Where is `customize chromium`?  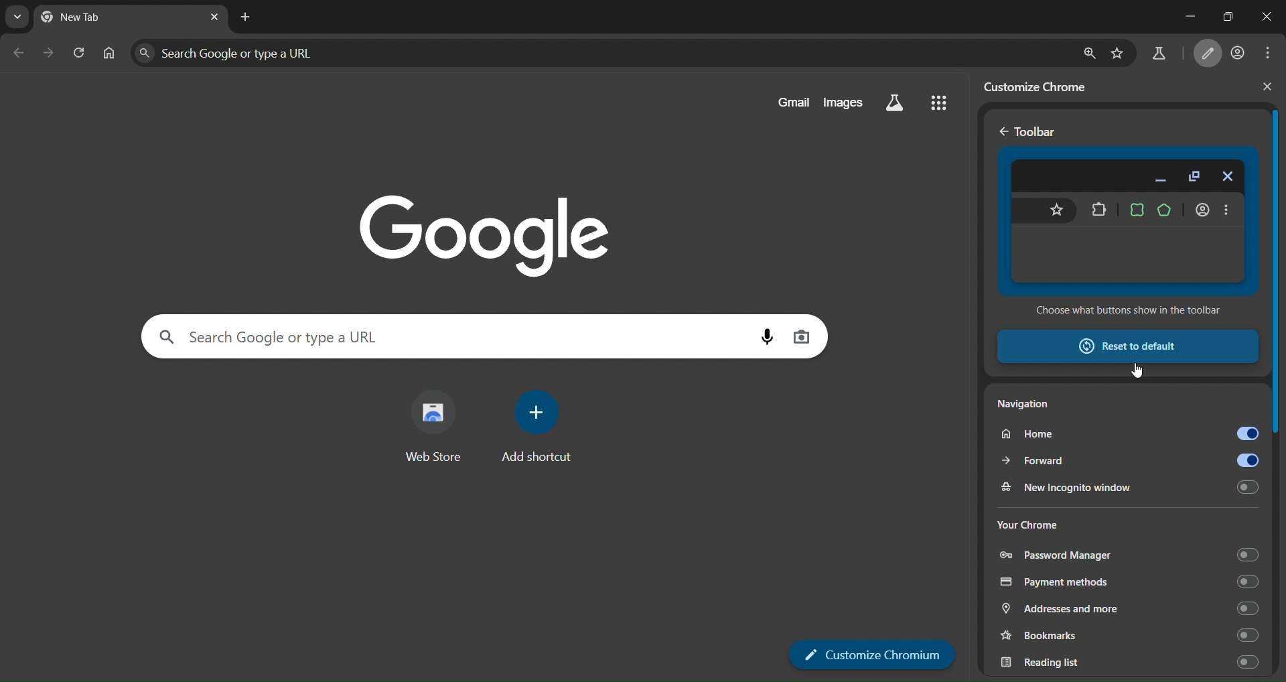 customize chromium is located at coordinates (1207, 54).